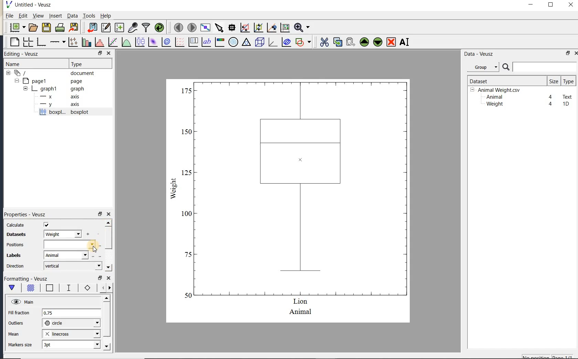 This screenshot has height=359, width=578. Describe the element at coordinates (494, 105) in the screenshot. I see `Weight` at that location.